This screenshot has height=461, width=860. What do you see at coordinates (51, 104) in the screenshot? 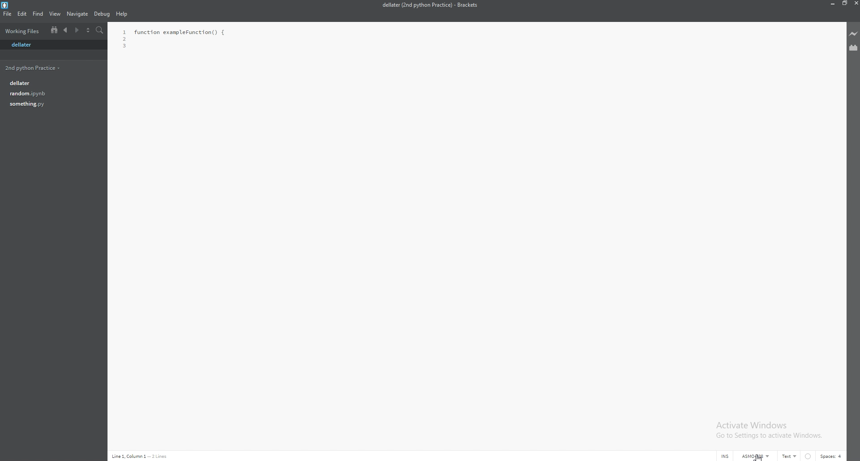
I see `something.py` at bounding box center [51, 104].